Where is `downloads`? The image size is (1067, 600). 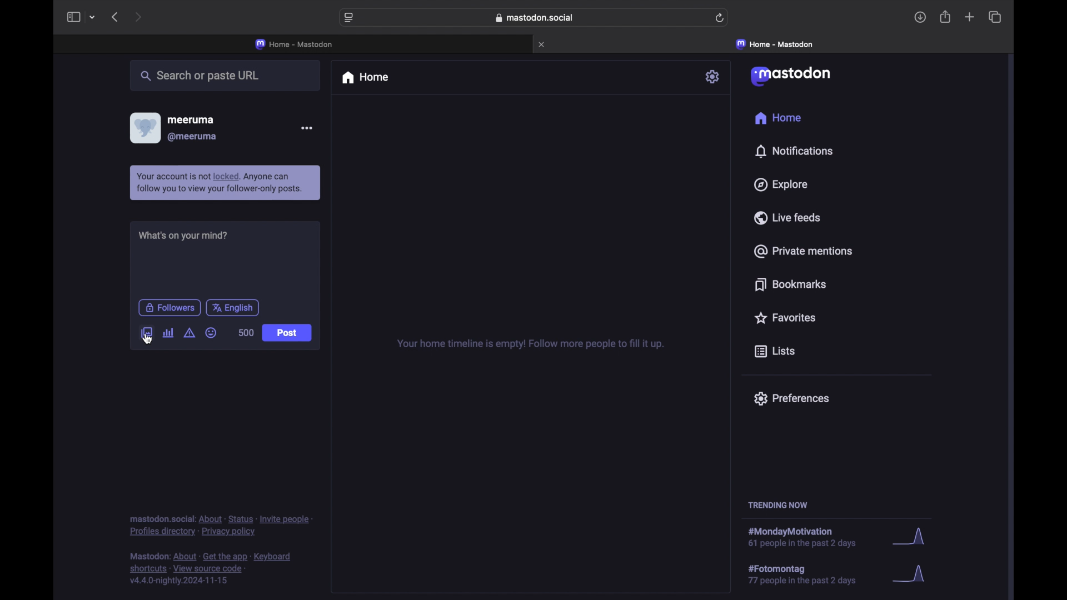 downloads is located at coordinates (920, 18).